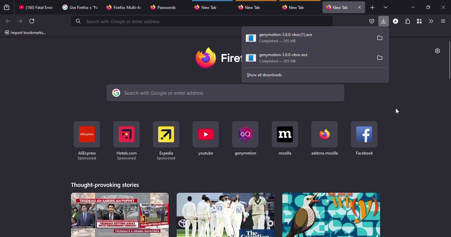 This screenshot has height=237, width=451. Describe the element at coordinates (397, 111) in the screenshot. I see `cursor` at that location.